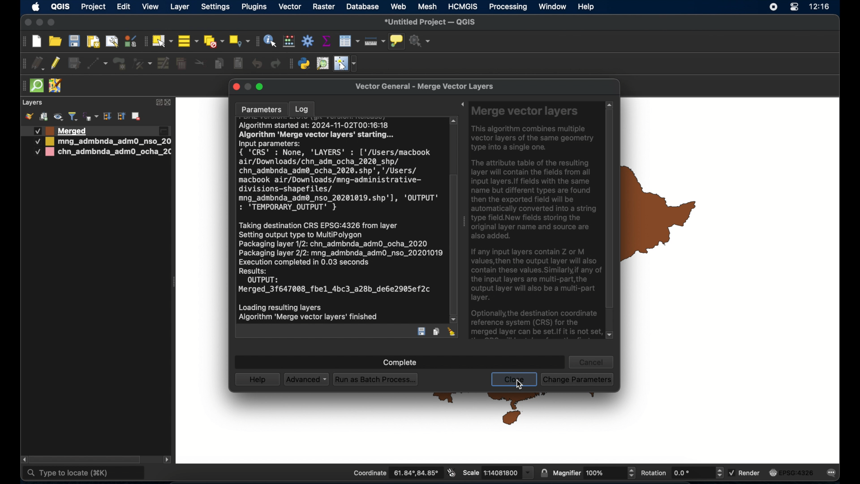 This screenshot has width=860, height=484. Describe the element at coordinates (306, 380) in the screenshot. I see `advanced` at that location.